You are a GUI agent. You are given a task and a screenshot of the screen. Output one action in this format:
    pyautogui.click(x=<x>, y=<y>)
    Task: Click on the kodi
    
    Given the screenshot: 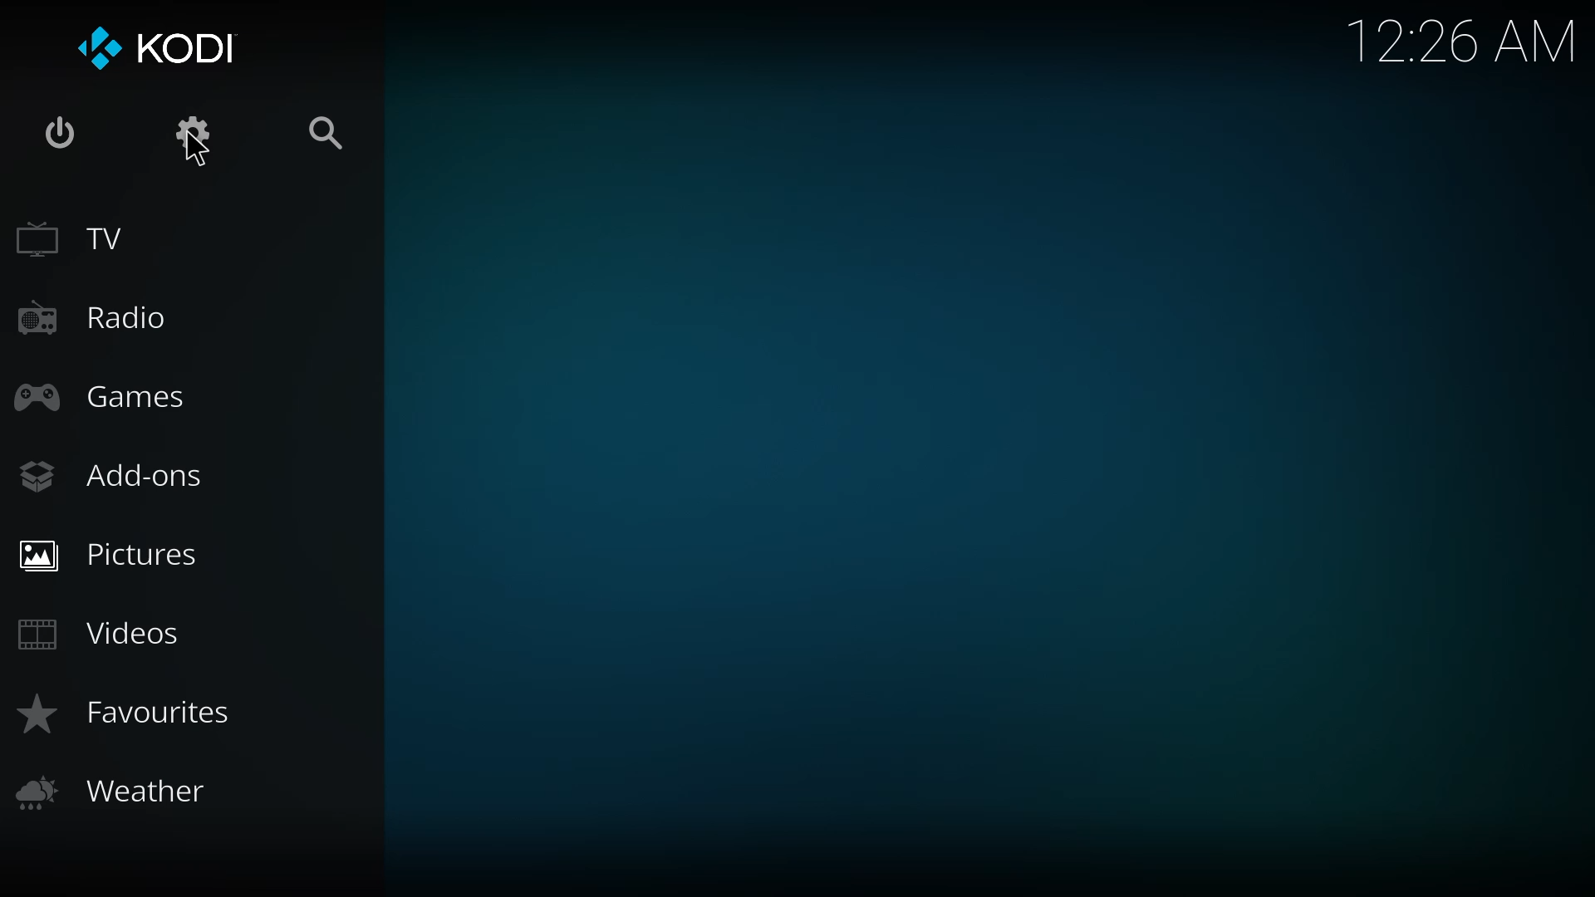 What is the action you would take?
    pyautogui.click(x=162, y=46)
    